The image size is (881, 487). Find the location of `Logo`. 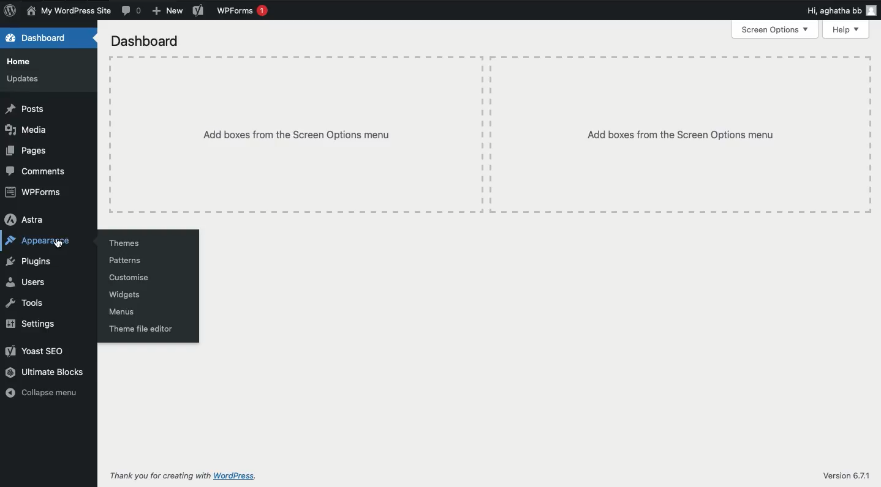

Logo is located at coordinates (11, 10).